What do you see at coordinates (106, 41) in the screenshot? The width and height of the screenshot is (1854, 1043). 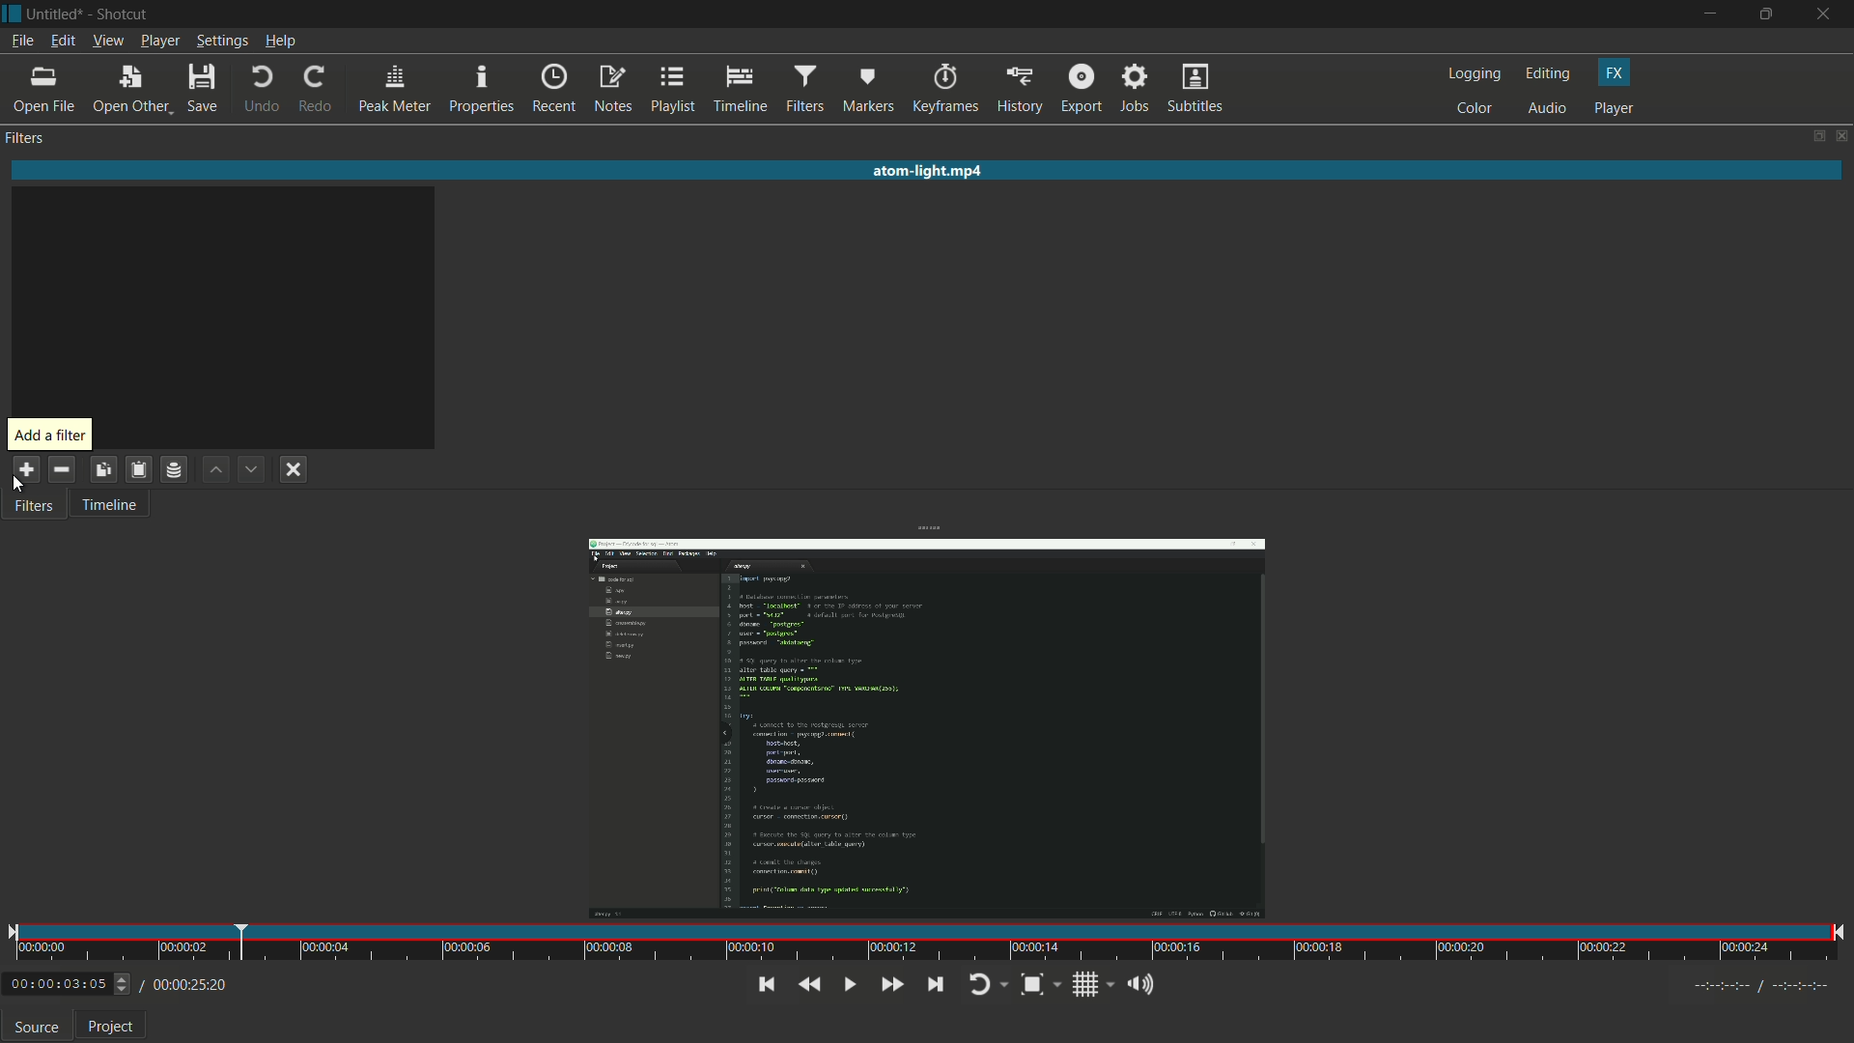 I see `view menu` at bounding box center [106, 41].